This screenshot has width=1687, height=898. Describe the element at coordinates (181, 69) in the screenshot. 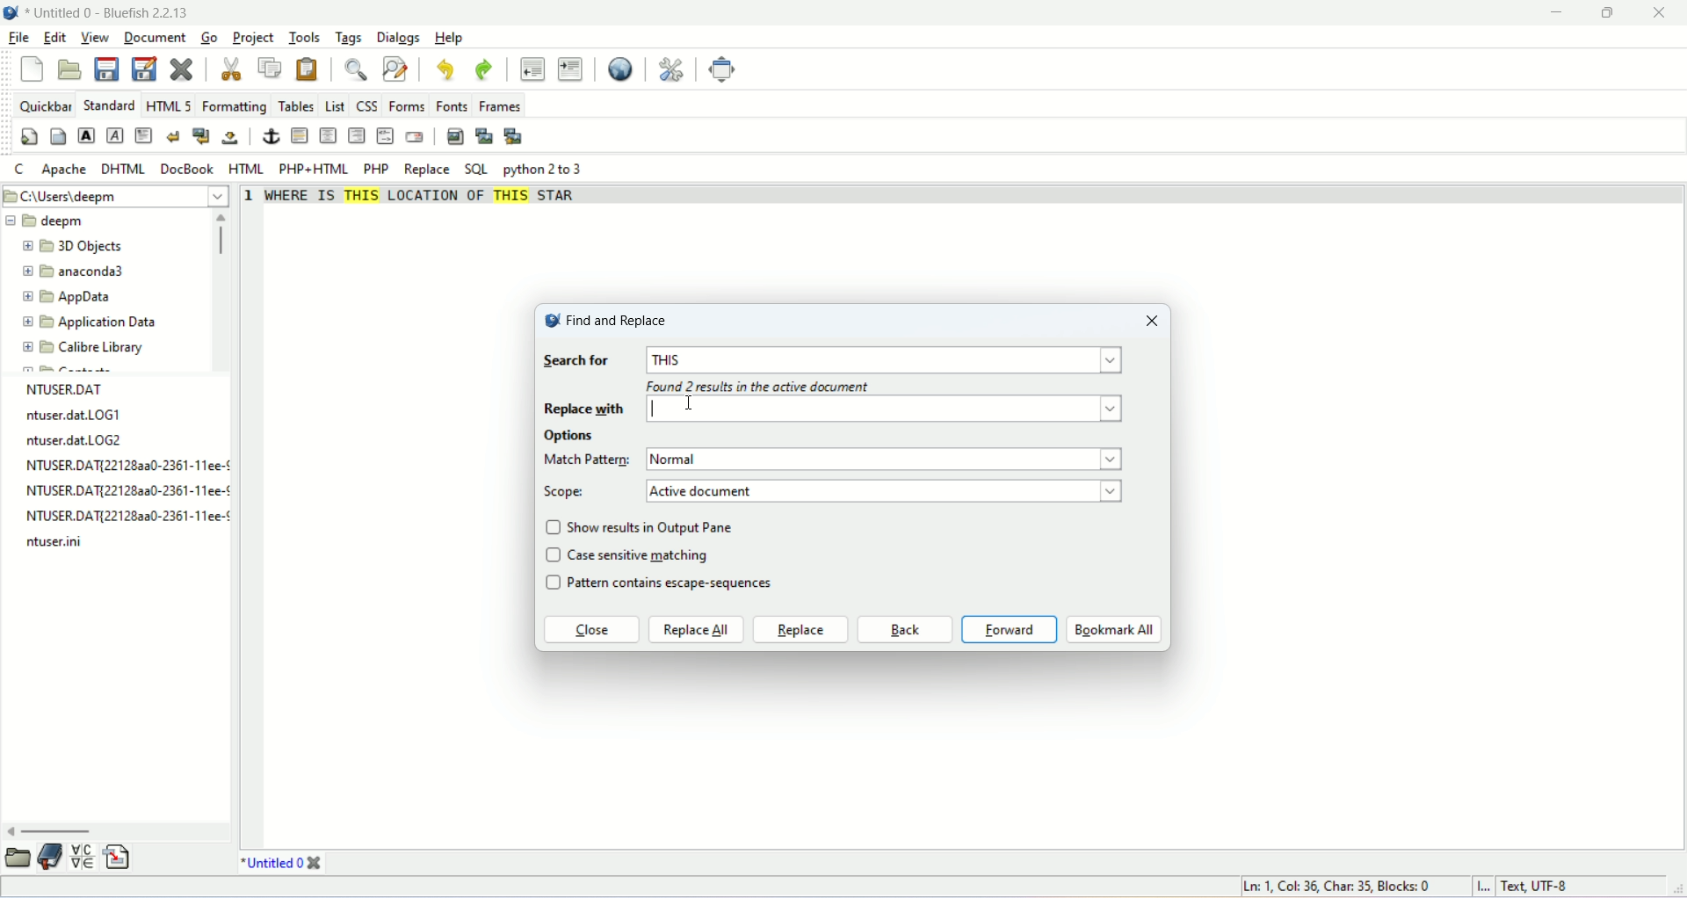

I see `close` at that location.